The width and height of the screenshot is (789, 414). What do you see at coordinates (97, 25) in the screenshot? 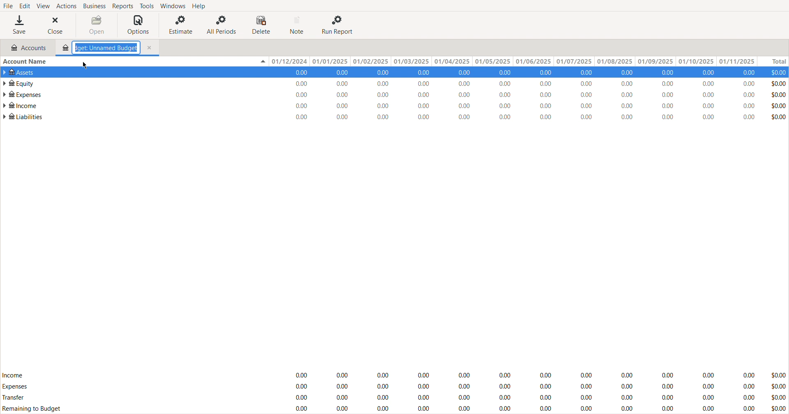
I see `Open` at bounding box center [97, 25].